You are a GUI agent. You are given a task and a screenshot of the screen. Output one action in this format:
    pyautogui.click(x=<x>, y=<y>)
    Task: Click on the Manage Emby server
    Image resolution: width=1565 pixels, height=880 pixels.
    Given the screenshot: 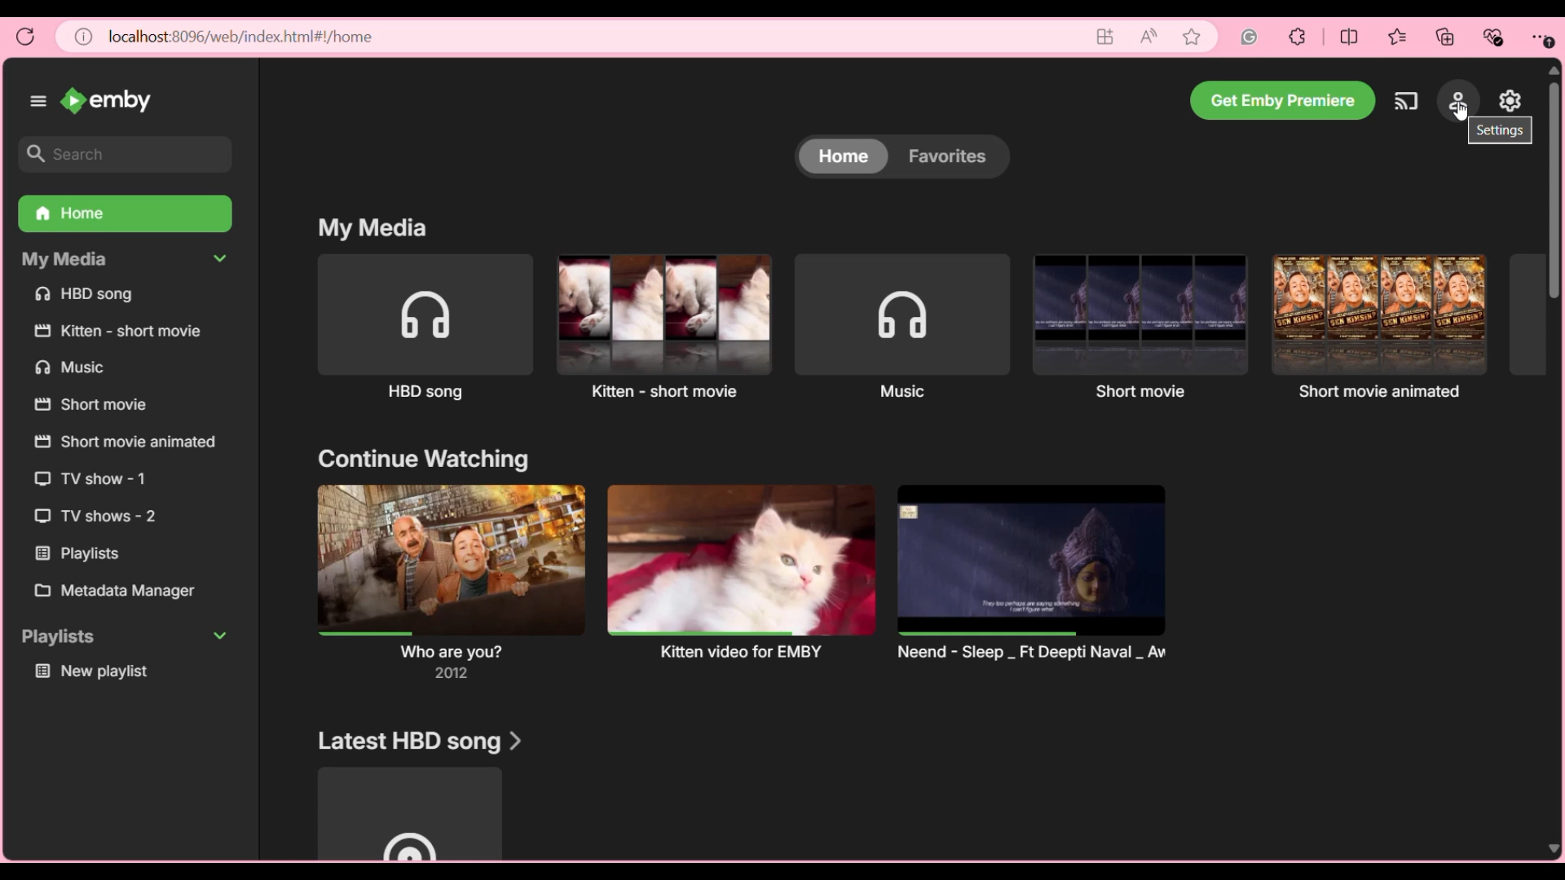 What is the action you would take?
    pyautogui.click(x=1510, y=100)
    